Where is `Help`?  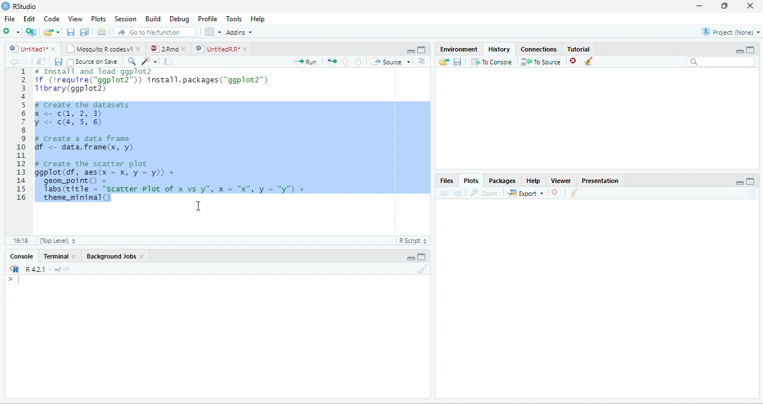
Help is located at coordinates (258, 18).